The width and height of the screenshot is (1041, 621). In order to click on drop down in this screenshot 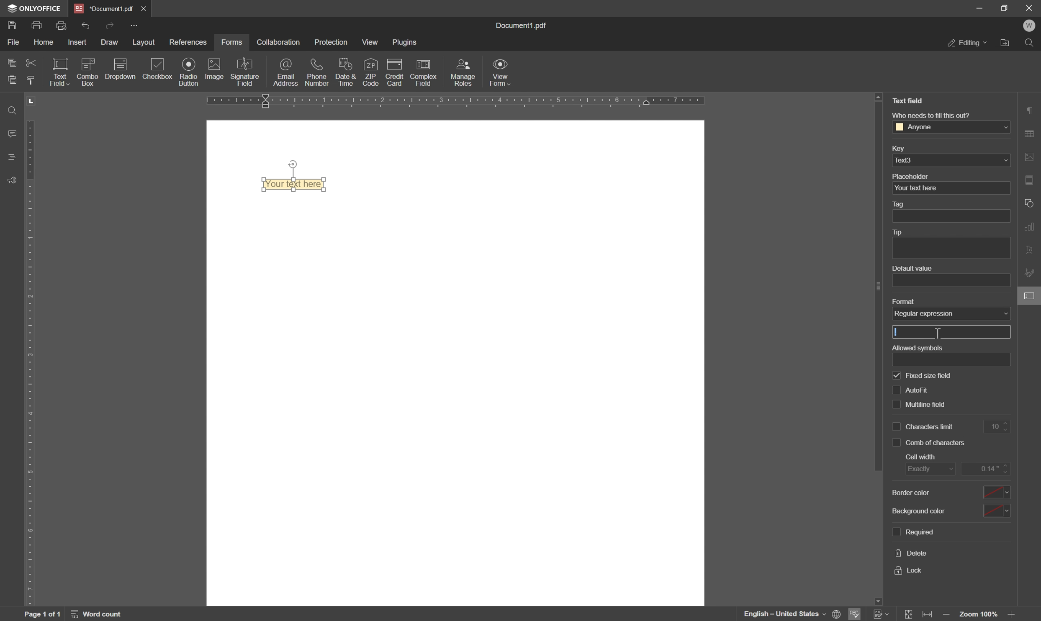, I will do `click(1005, 161)`.